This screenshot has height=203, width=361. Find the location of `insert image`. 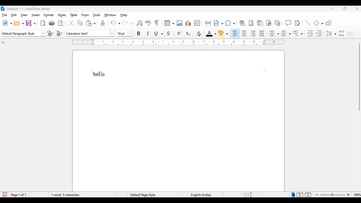

insert image is located at coordinates (180, 23).